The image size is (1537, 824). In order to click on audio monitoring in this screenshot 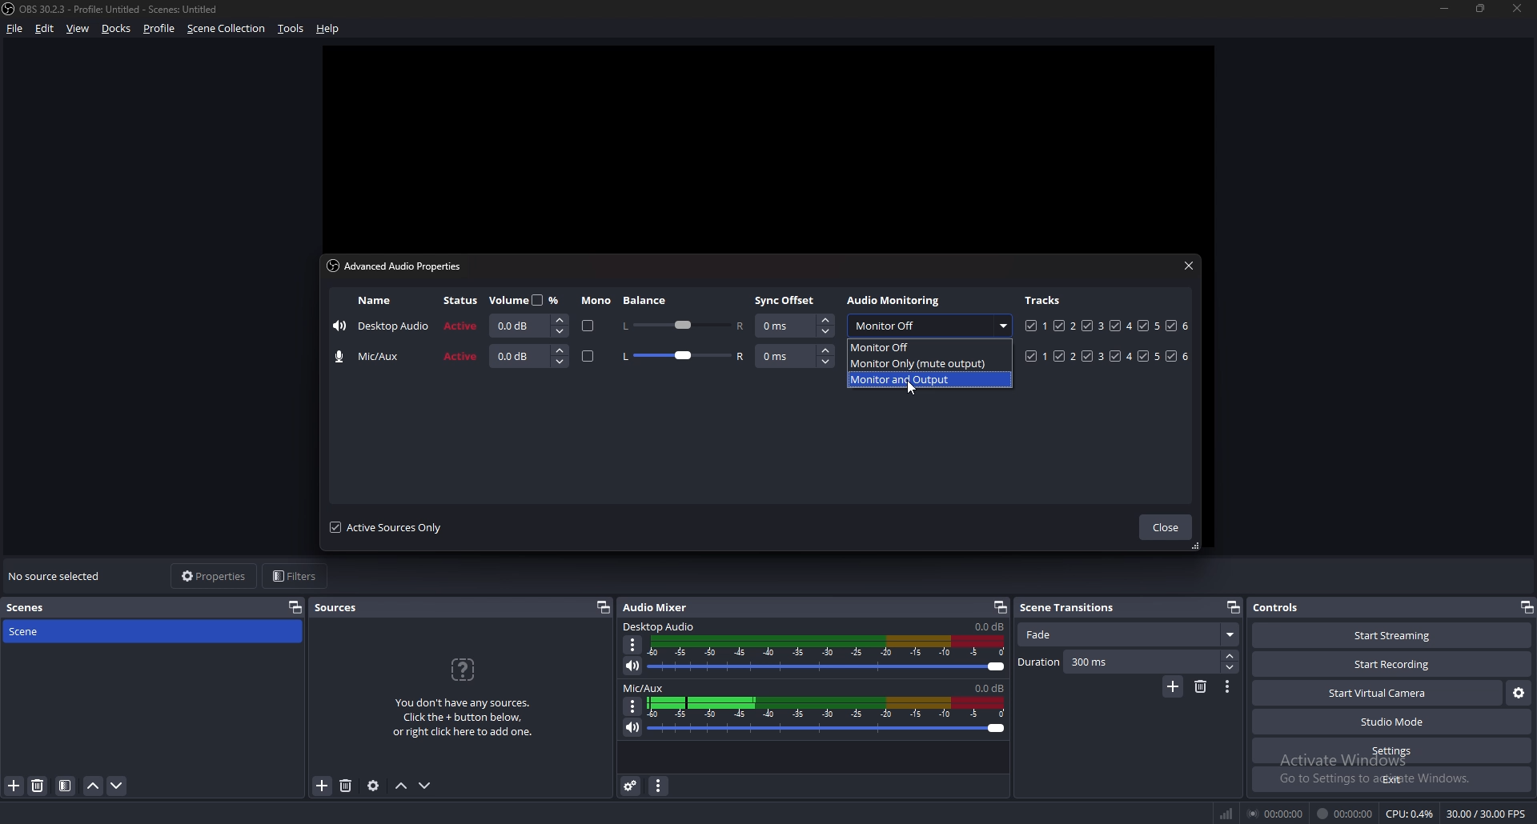, I will do `click(897, 302)`.